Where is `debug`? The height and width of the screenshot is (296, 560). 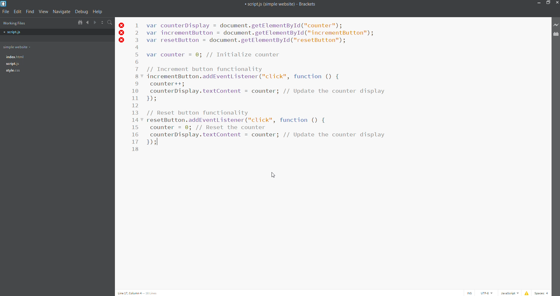 debug is located at coordinates (81, 12).